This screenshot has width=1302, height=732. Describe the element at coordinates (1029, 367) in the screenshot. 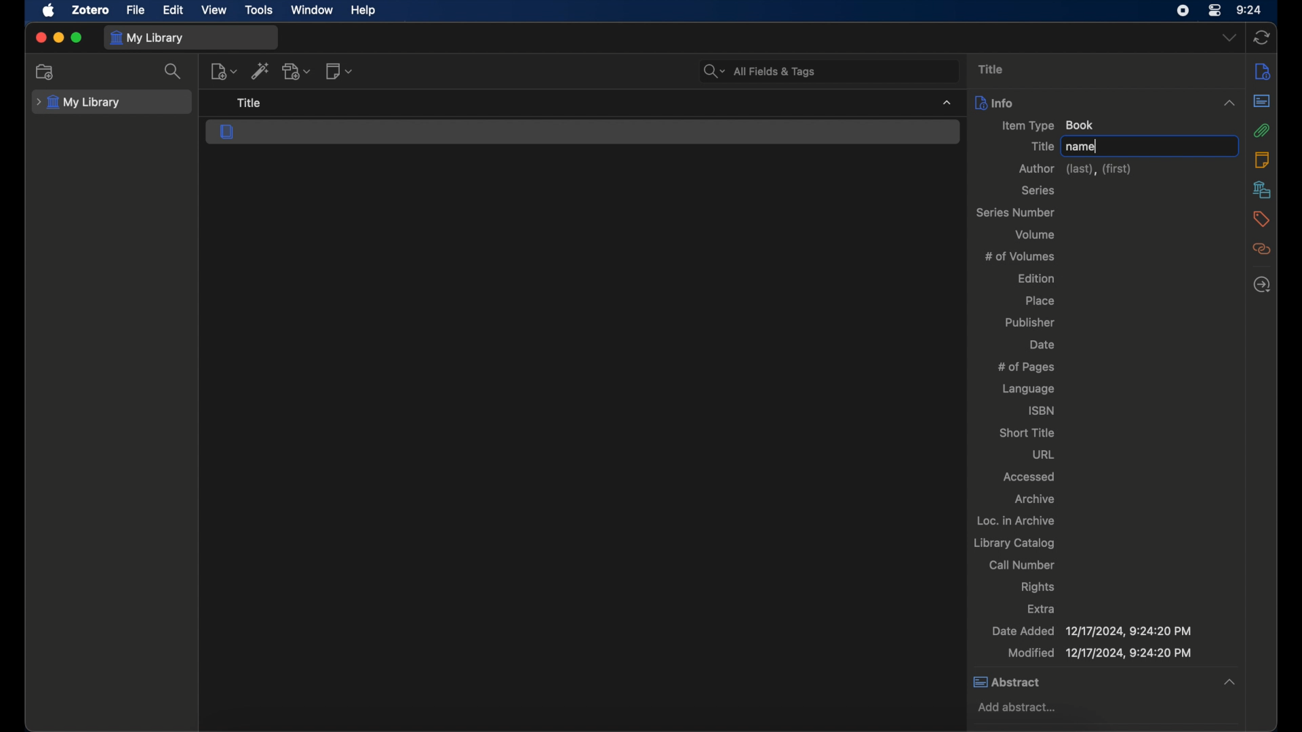

I see `no of pages` at that location.